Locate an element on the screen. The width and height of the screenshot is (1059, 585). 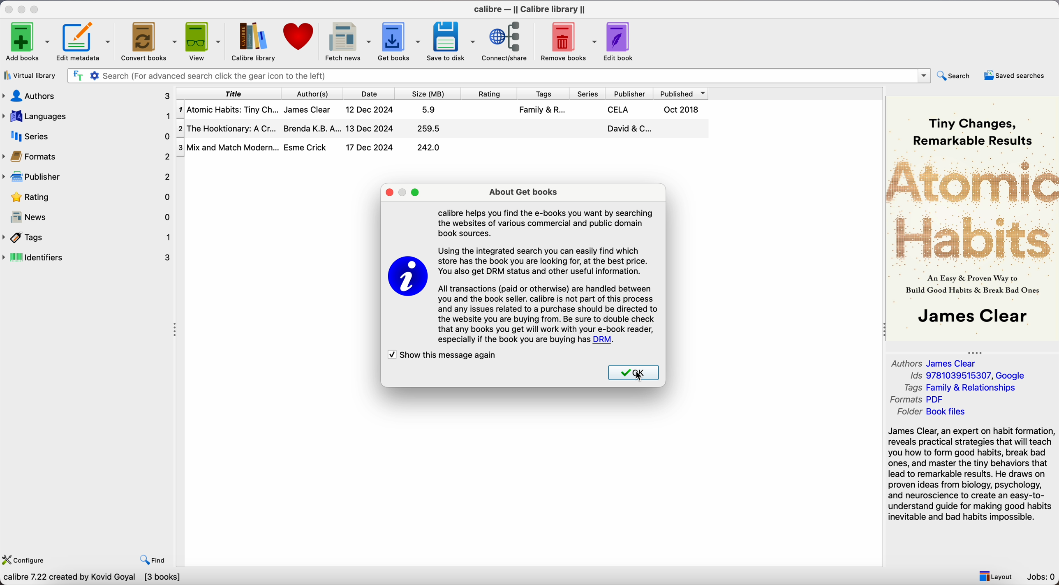
maximize is located at coordinates (416, 193).